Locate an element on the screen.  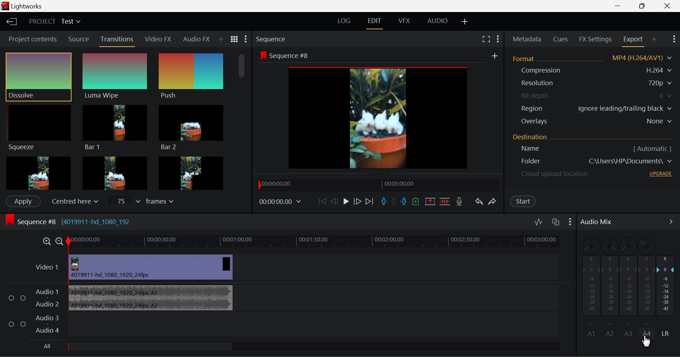
Format is located at coordinates (591, 59).